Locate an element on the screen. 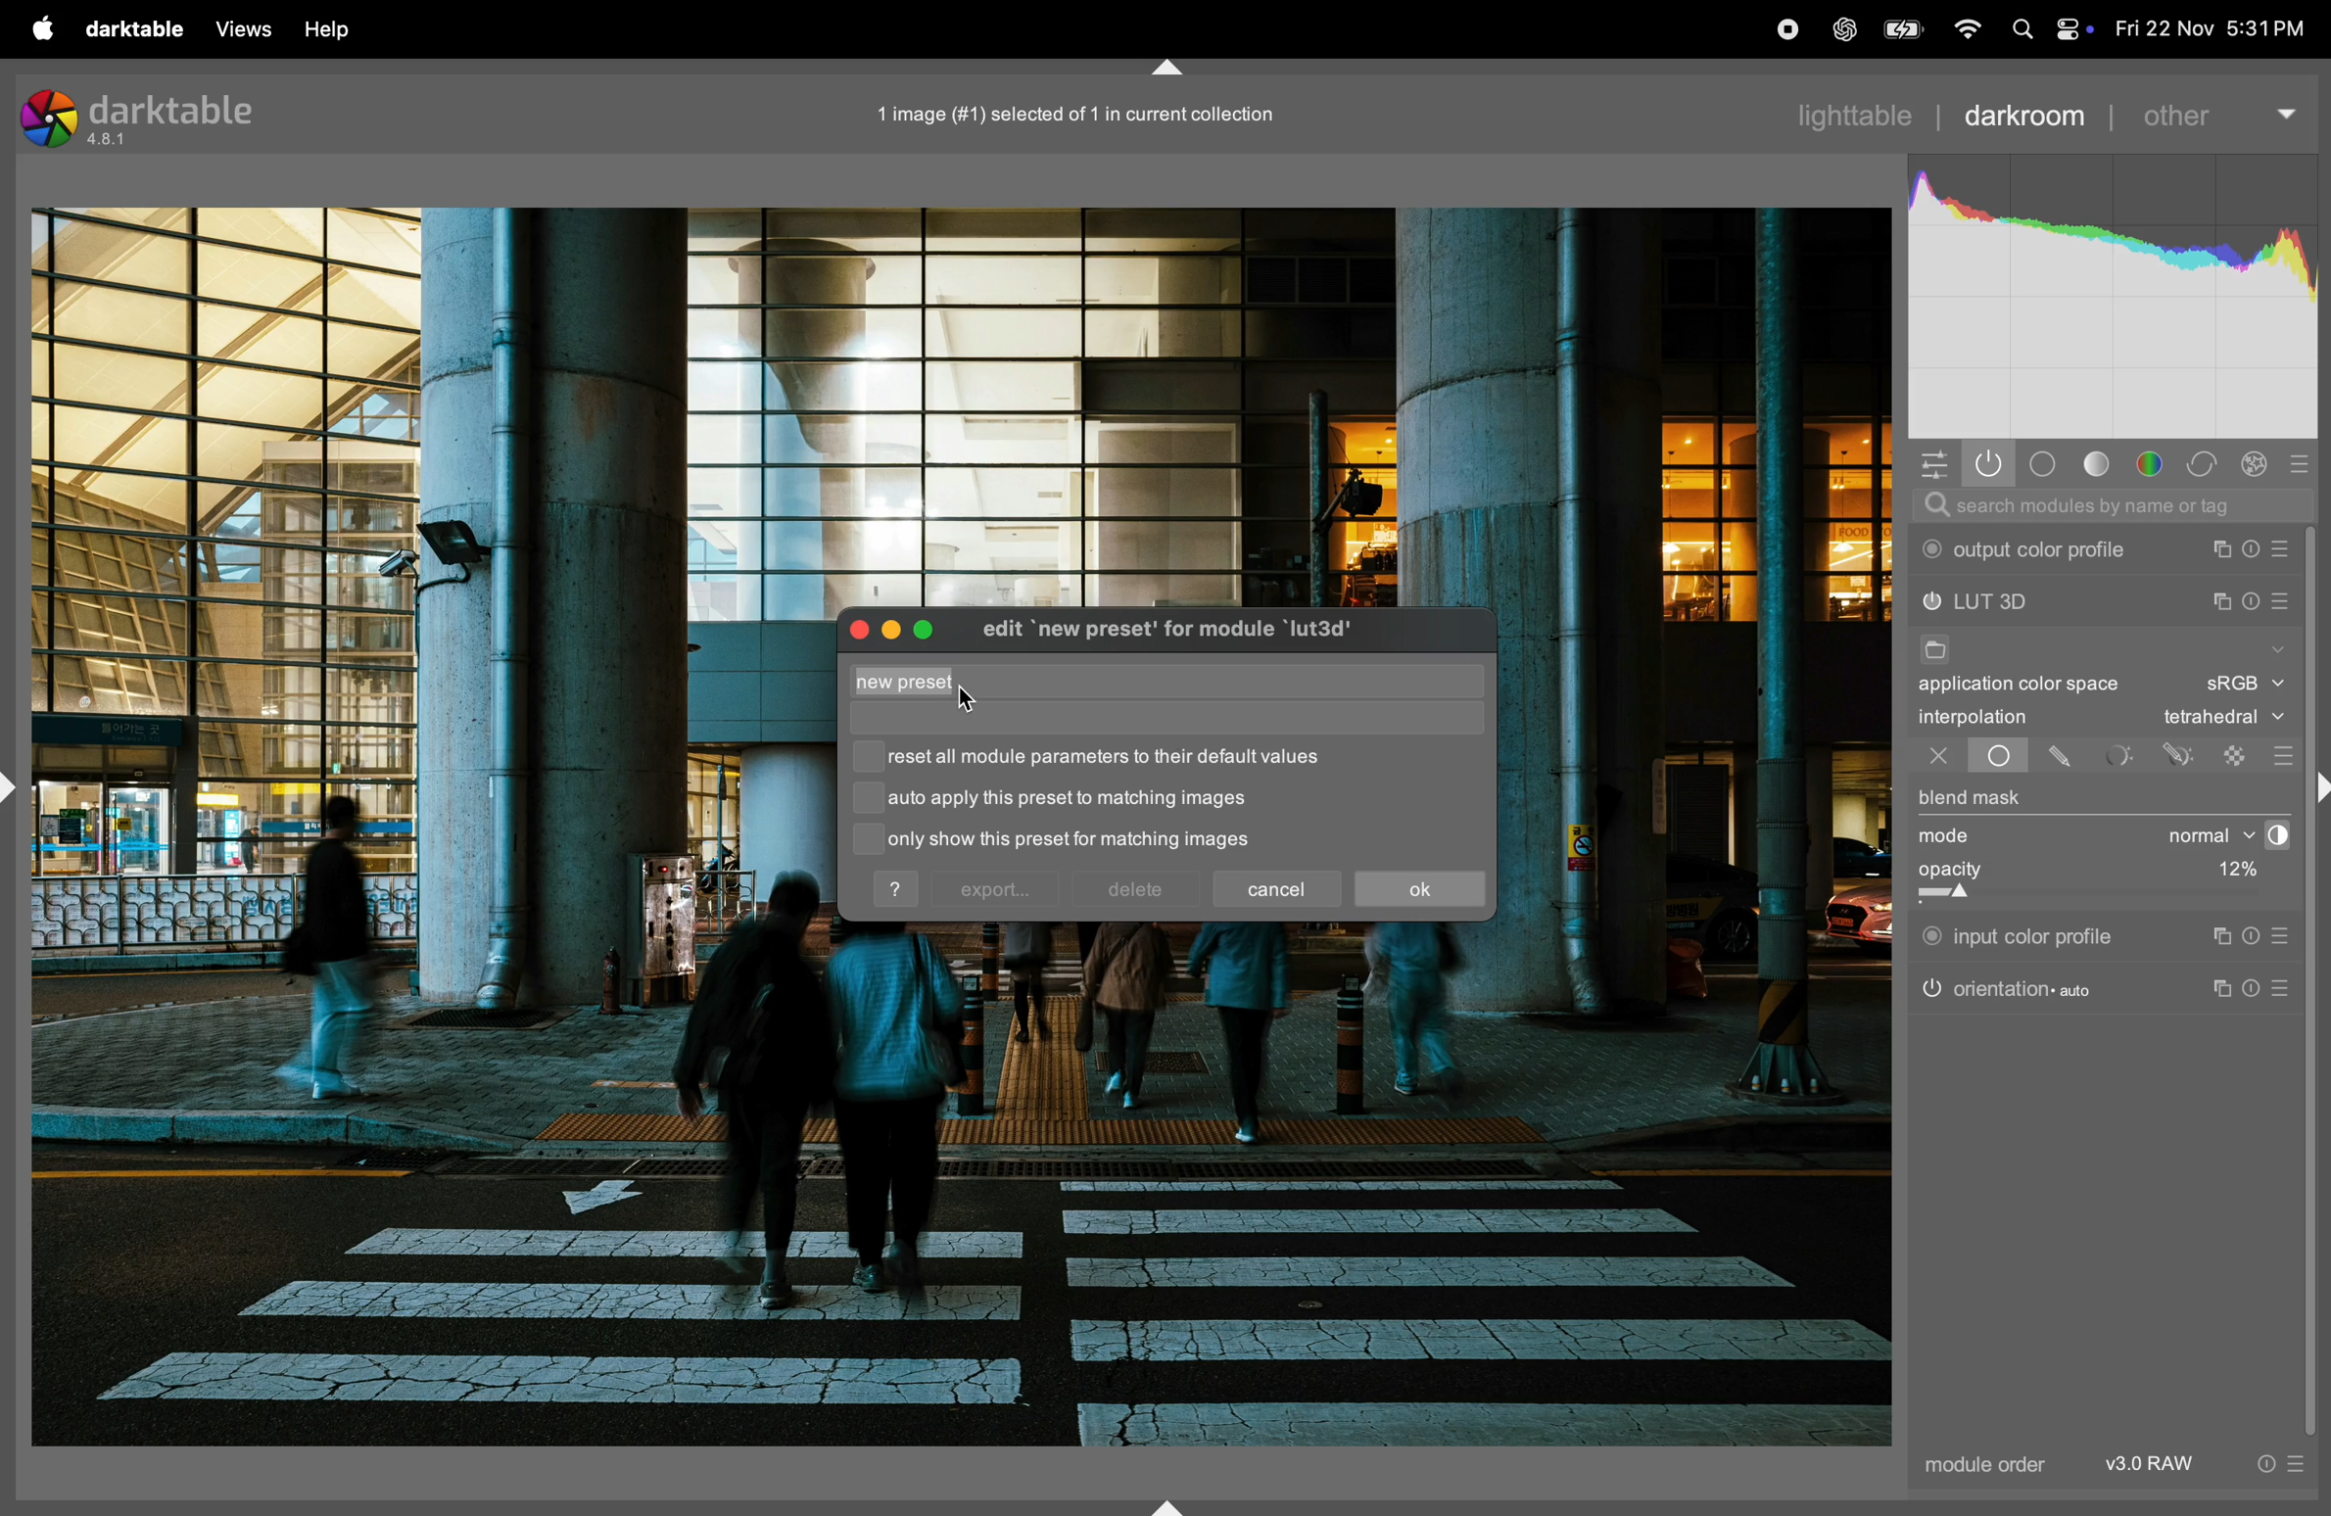 This screenshot has width=2331, height=1516. darktable version is located at coordinates (151, 116).